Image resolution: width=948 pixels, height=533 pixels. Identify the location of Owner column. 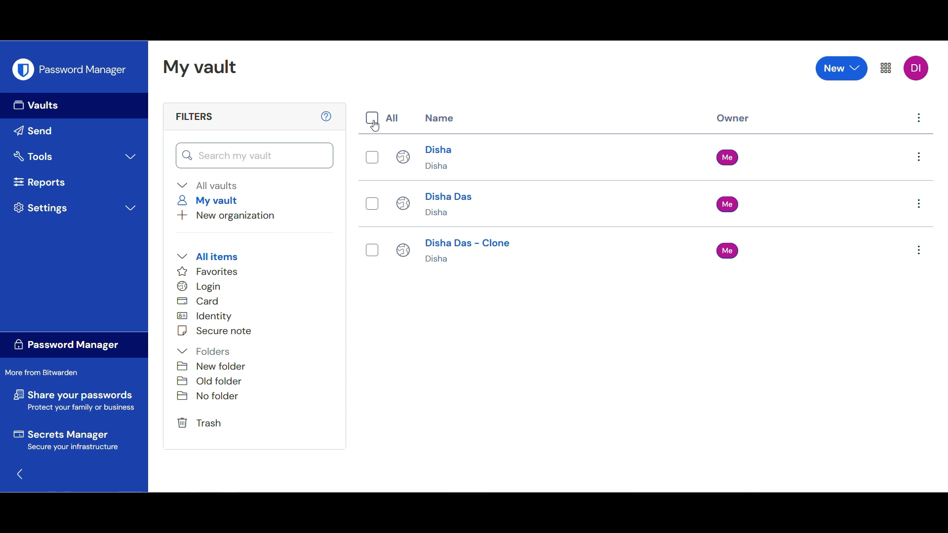
(733, 119).